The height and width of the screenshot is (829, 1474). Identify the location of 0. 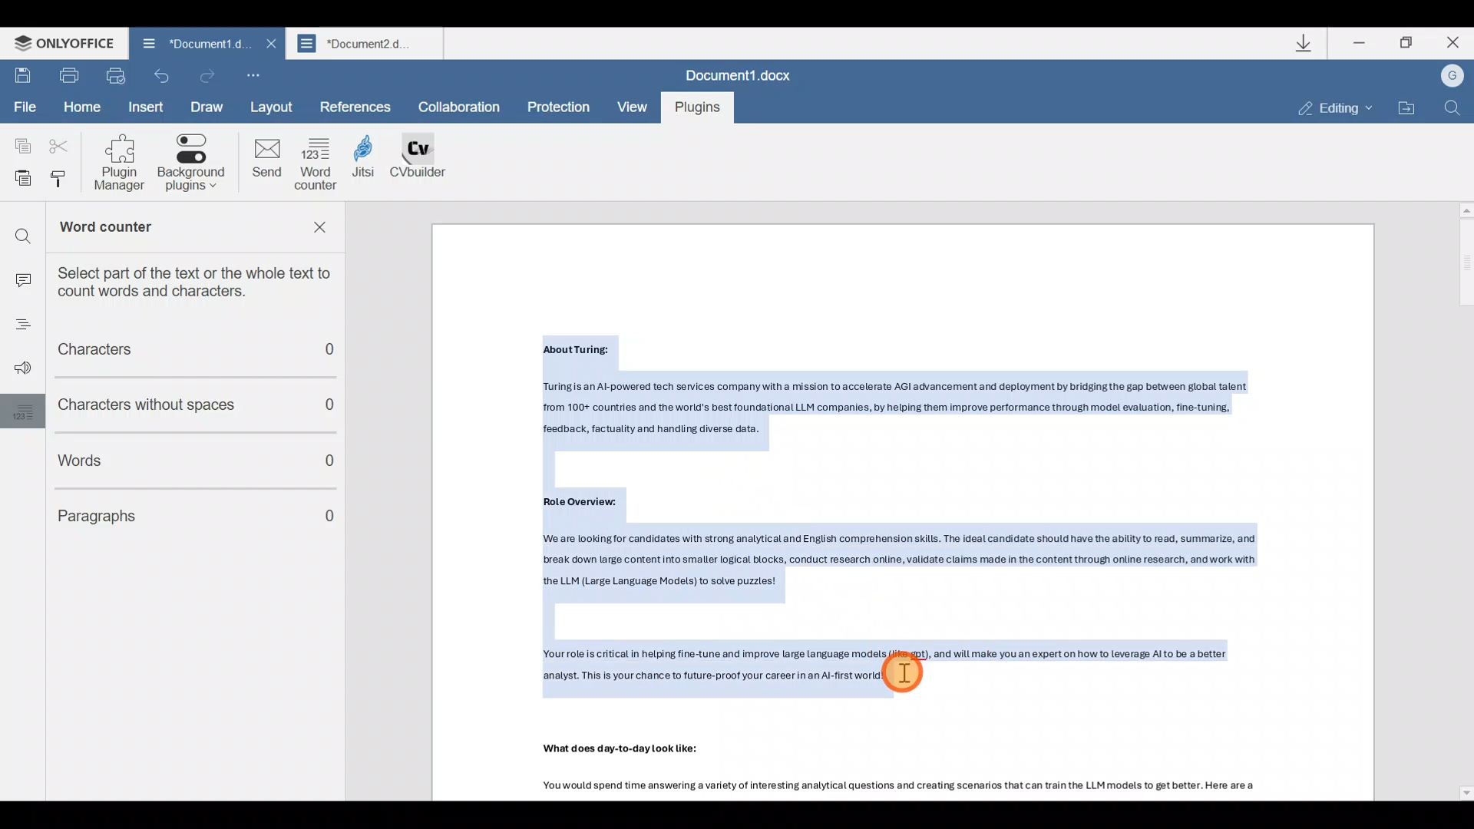
(339, 354).